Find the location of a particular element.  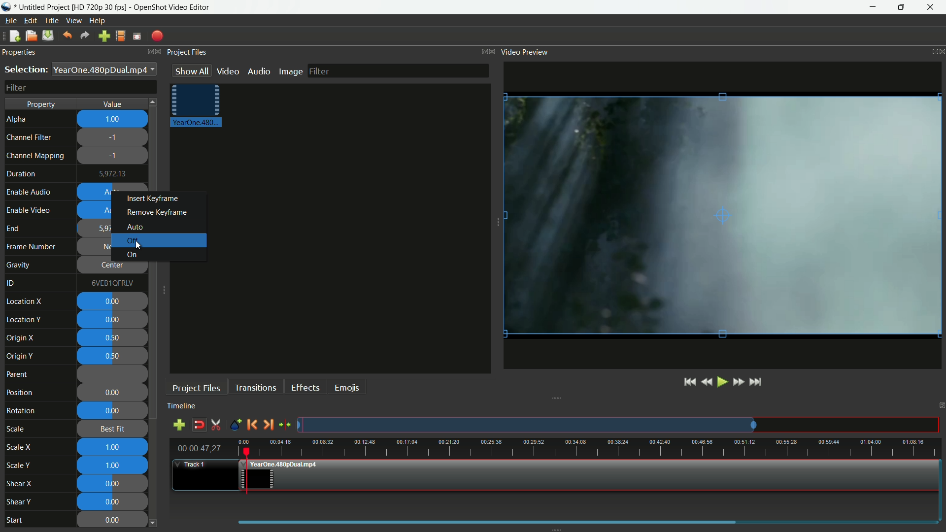

profile is located at coordinates (99, 7).